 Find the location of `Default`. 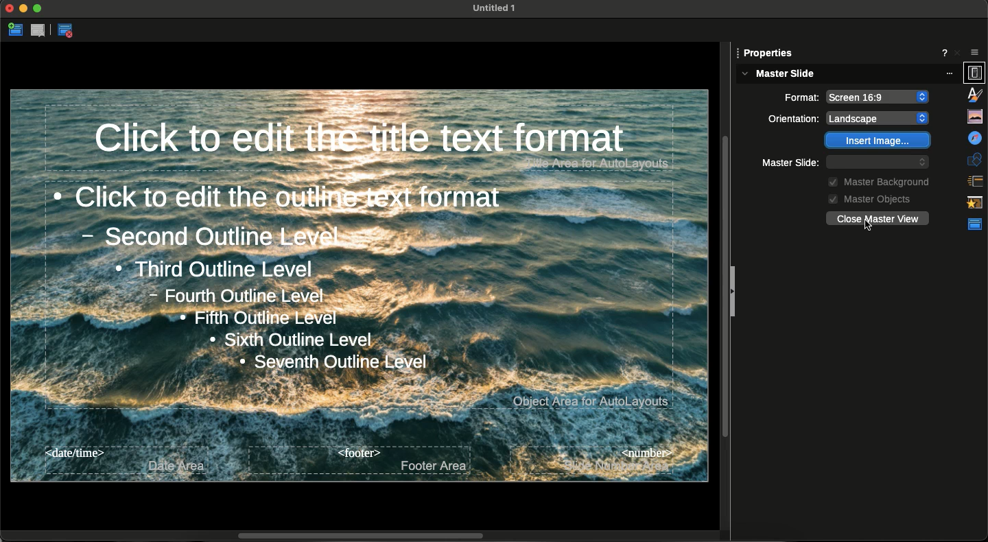

Default is located at coordinates (878, 162).